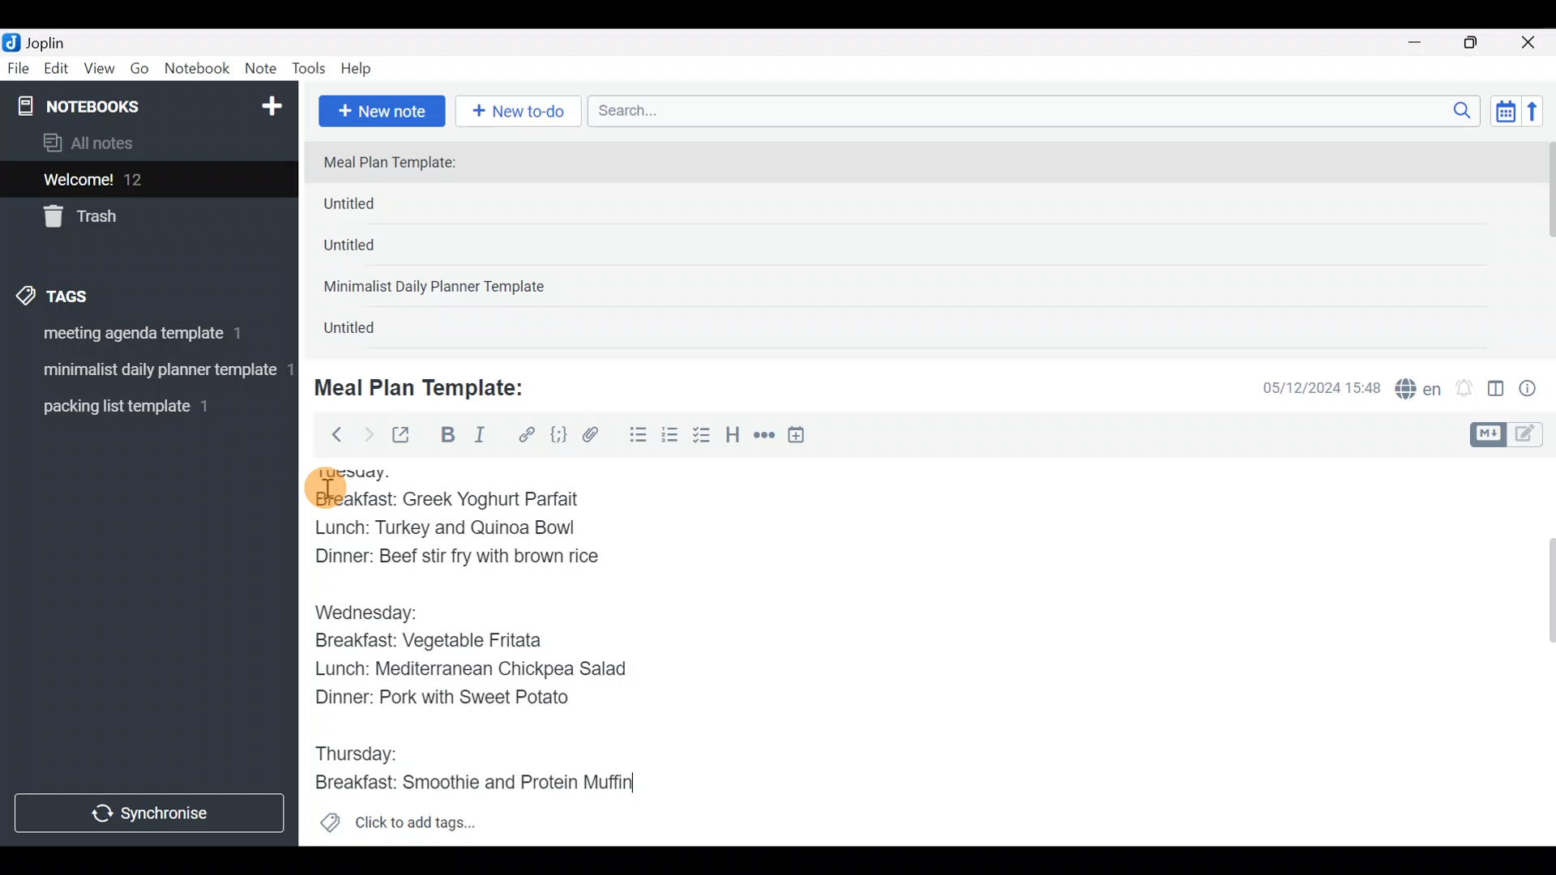  What do you see at coordinates (1535, 390) in the screenshot?
I see `Note properties` at bounding box center [1535, 390].